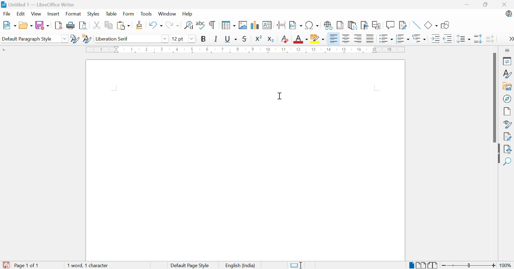  Describe the element at coordinates (245, 39) in the screenshot. I see `Strikethrough` at that location.